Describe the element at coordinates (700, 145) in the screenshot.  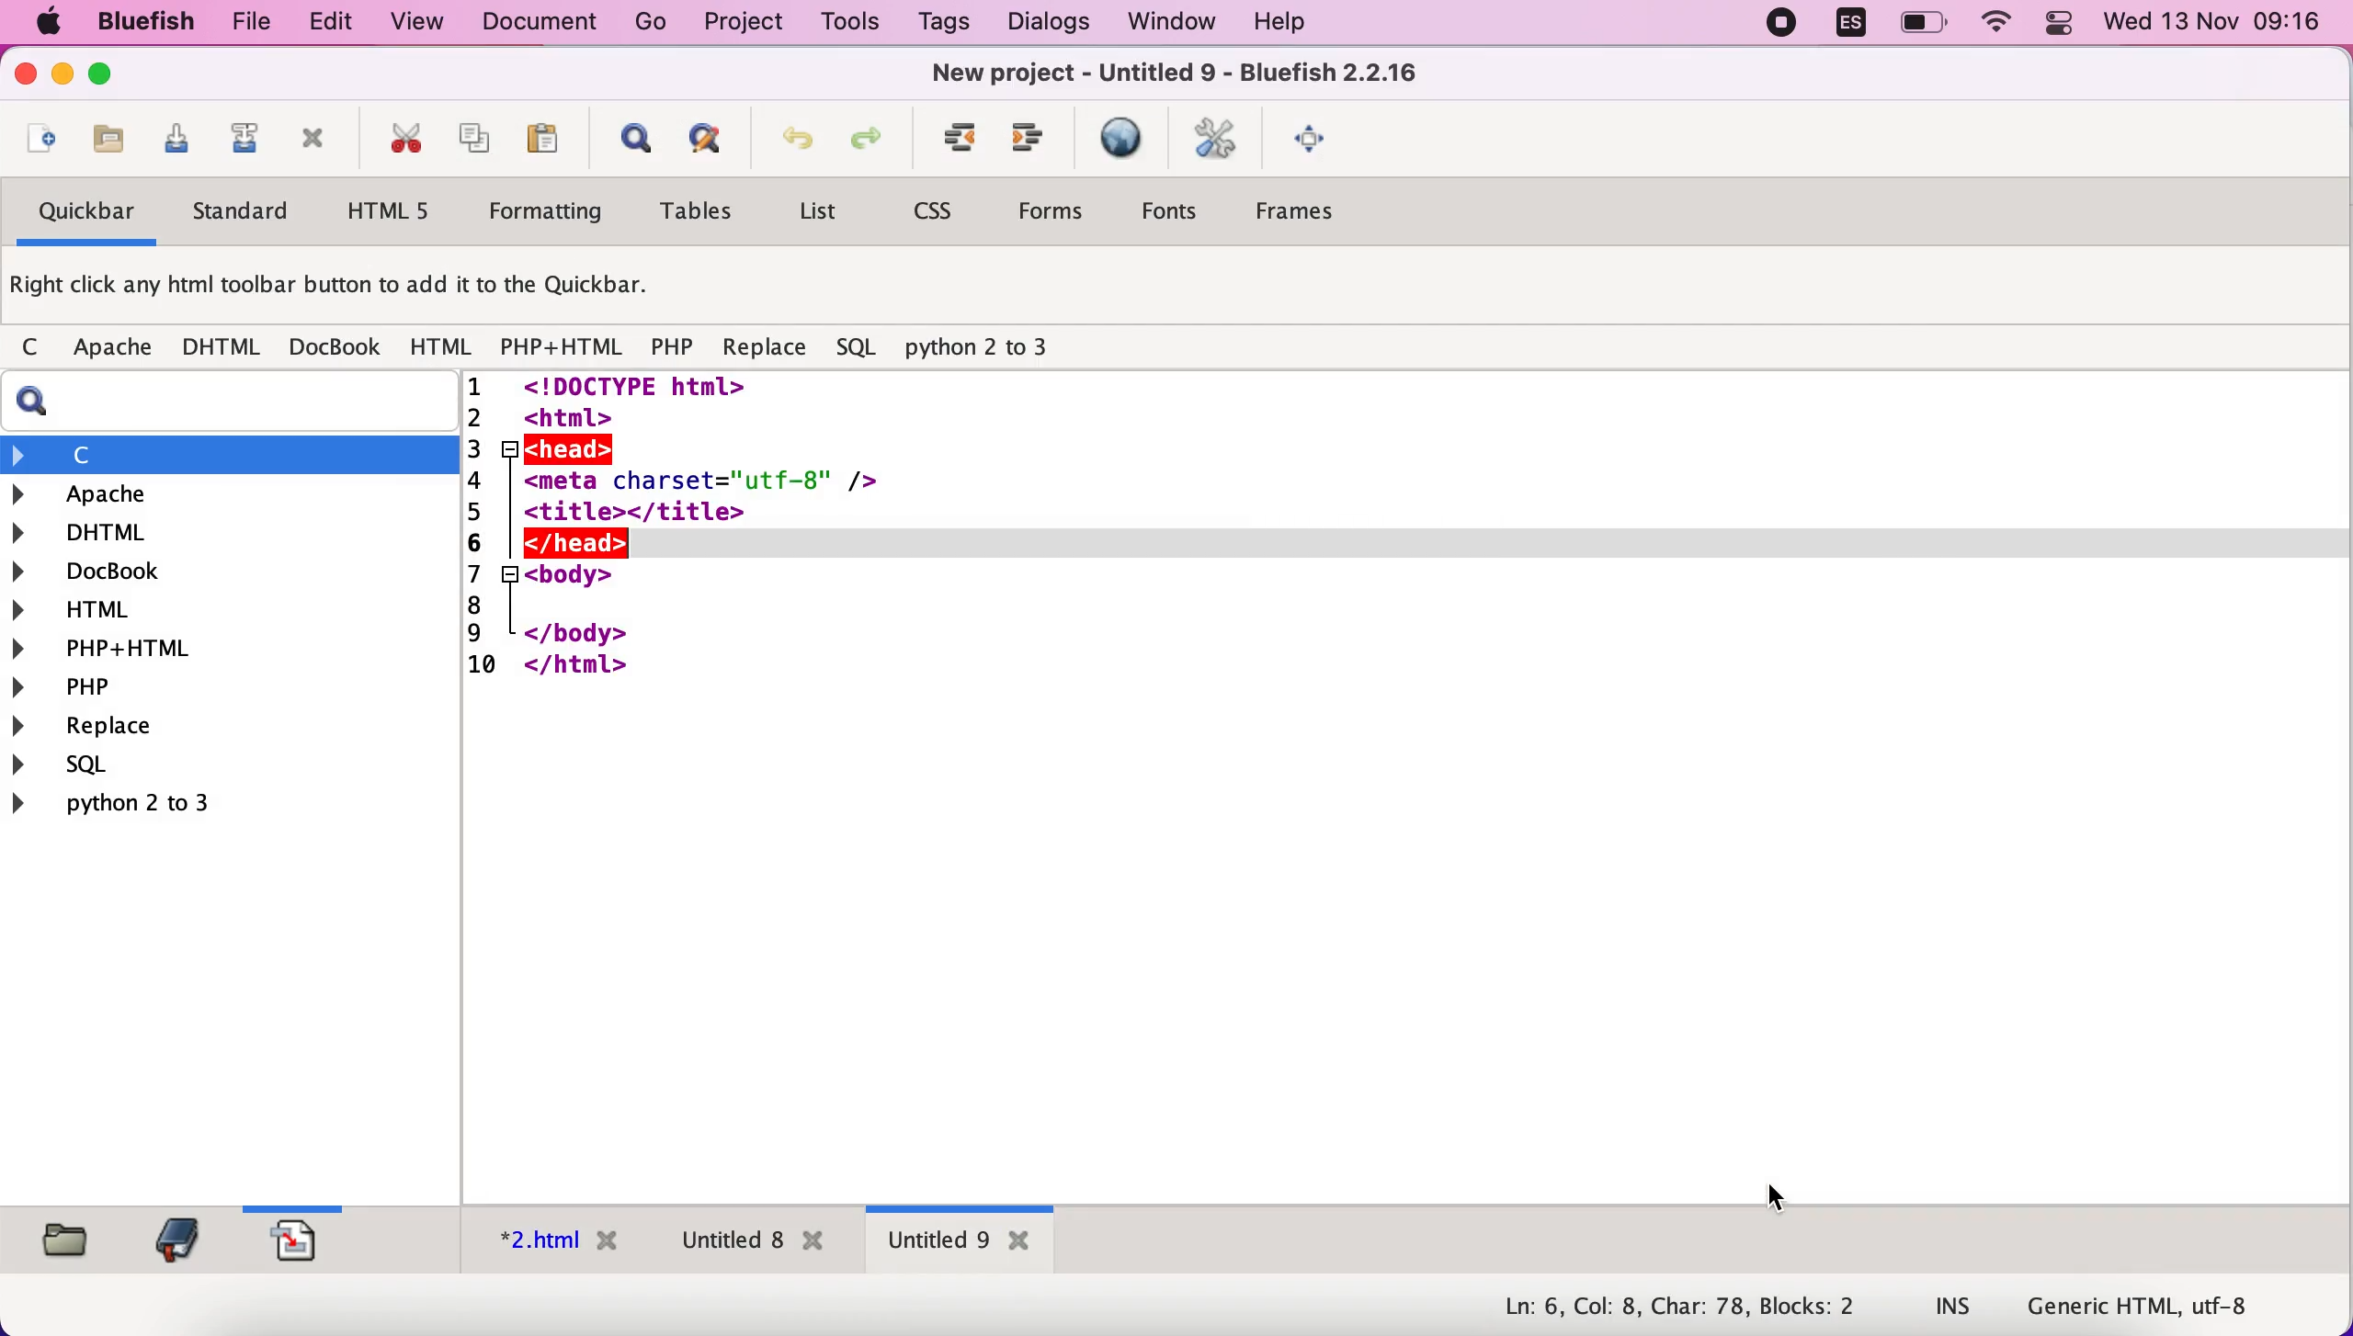
I see `advanced find and replace` at that location.